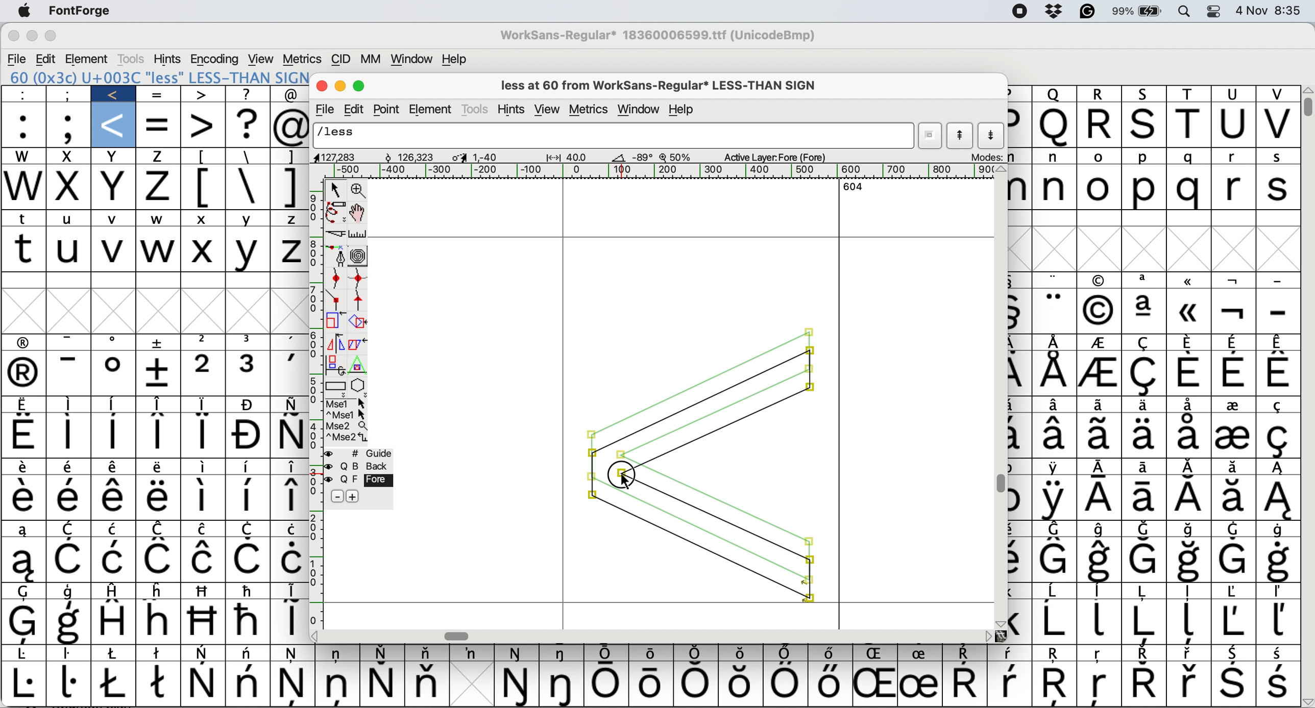 The width and height of the screenshot is (1315, 708). What do you see at coordinates (1277, 158) in the screenshot?
I see `s` at bounding box center [1277, 158].